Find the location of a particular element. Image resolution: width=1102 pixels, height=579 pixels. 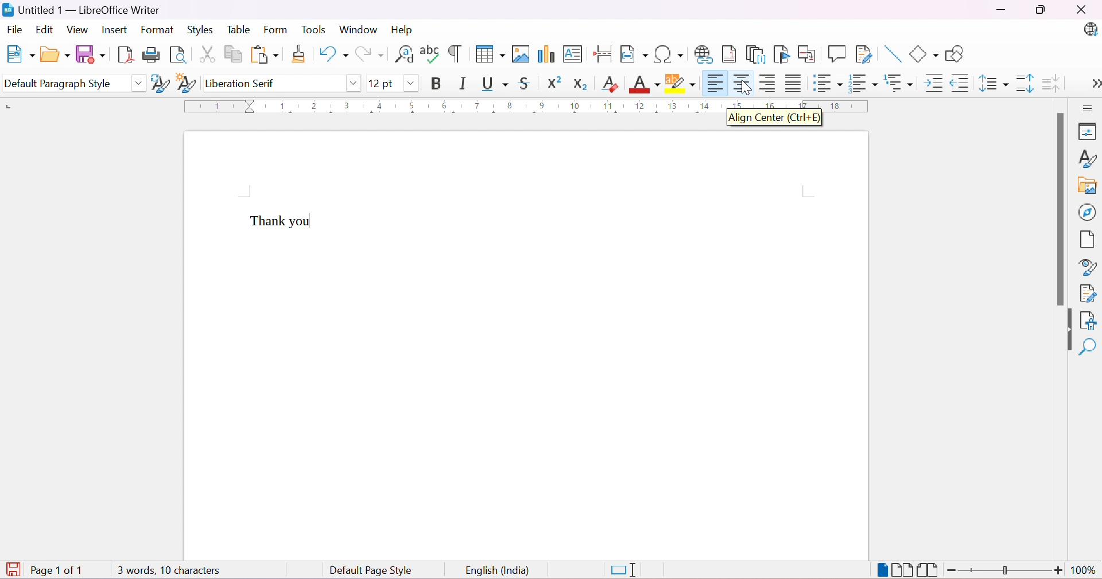

Character Highlighting Color is located at coordinates (680, 84).